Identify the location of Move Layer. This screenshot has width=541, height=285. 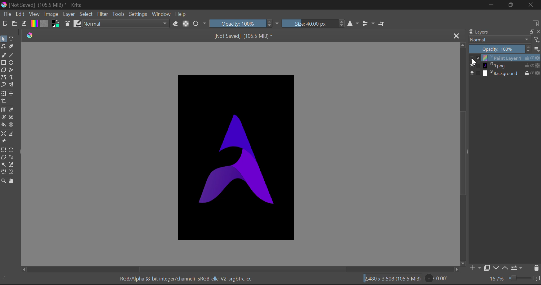
(12, 92).